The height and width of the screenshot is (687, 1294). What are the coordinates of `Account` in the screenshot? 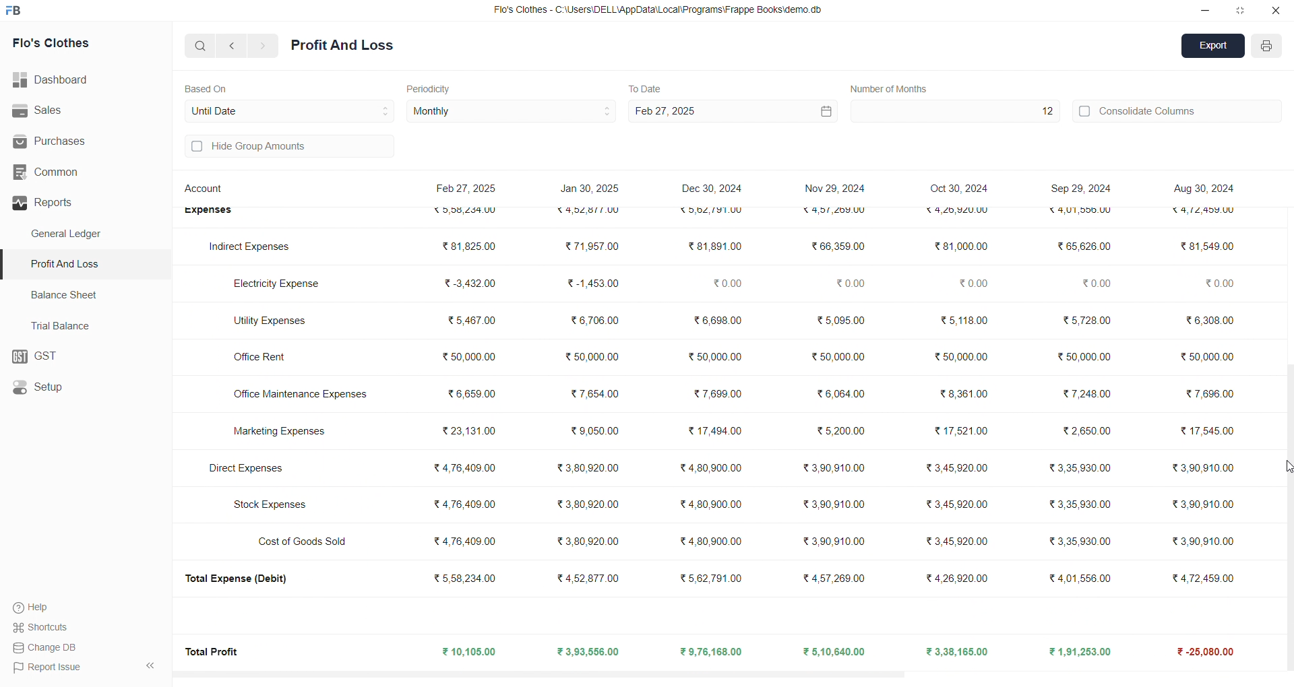 It's located at (207, 191).